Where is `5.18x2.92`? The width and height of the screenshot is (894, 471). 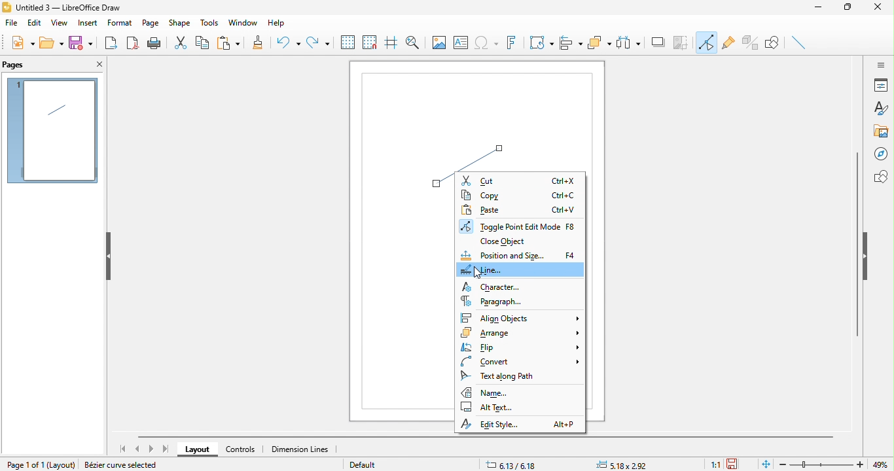
5.18x2.92 is located at coordinates (625, 464).